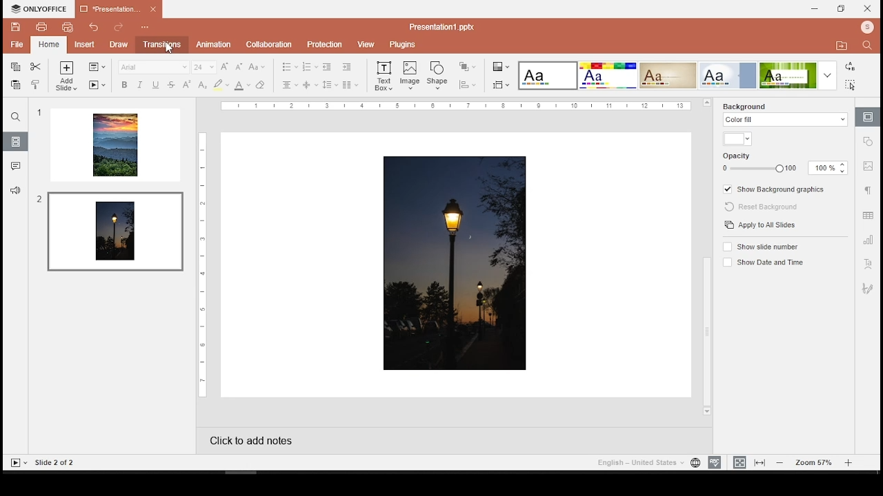 Image resolution: width=883 pixels, height=496 pixels. Describe the element at coordinates (744, 154) in the screenshot. I see `opacity` at that location.